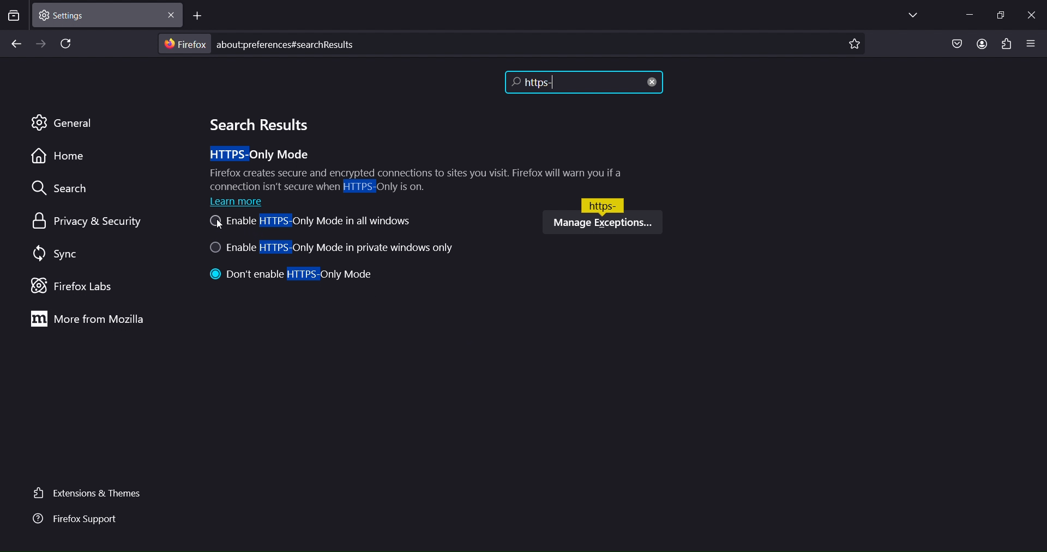 This screenshot has width=1047, height=552. Describe the element at coordinates (40, 44) in the screenshot. I see `go forward one page` at that location.